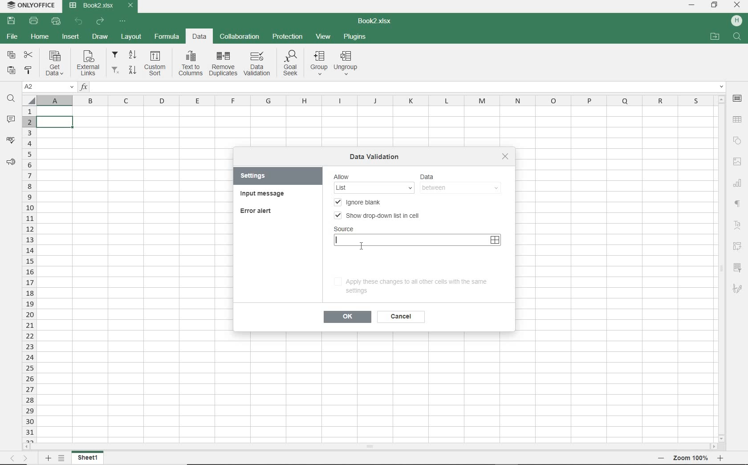 This screenshot has height=465, width=748. What do you see at coordinates (91, 6) in the screenshot?
I see `DOCUMENT Name` at bounding box center [91, 6].